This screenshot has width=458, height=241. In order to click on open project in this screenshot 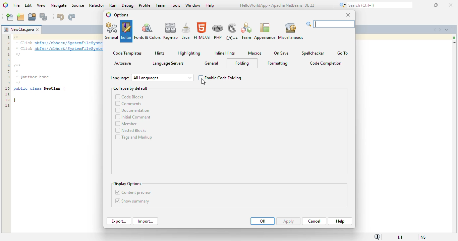, I will do `click(32, 16)`.